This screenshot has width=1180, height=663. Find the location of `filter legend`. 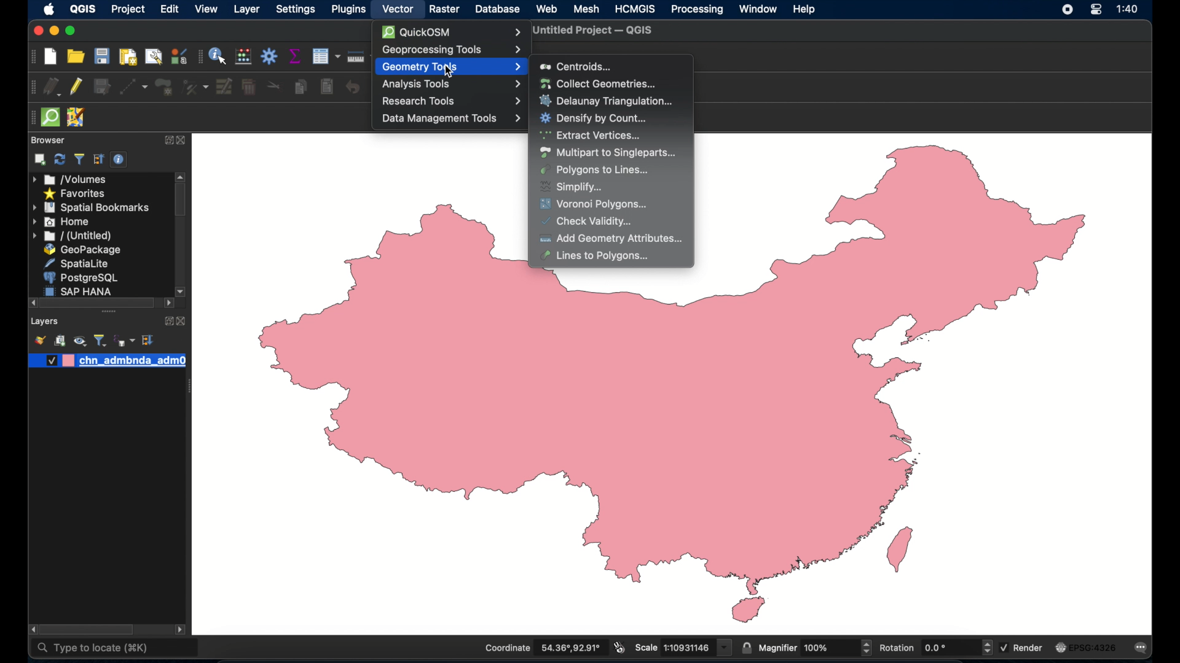

filter legend is located at coordinates (101, 340).